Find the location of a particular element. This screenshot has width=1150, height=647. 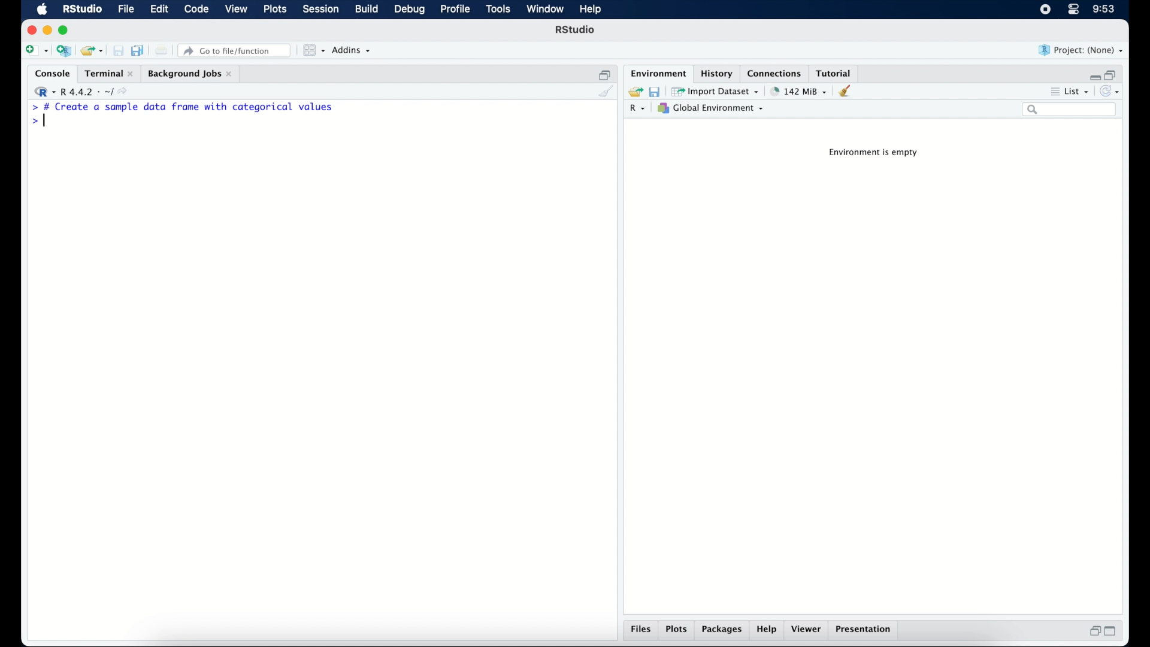

more options is located at coordinates (1053, 90).